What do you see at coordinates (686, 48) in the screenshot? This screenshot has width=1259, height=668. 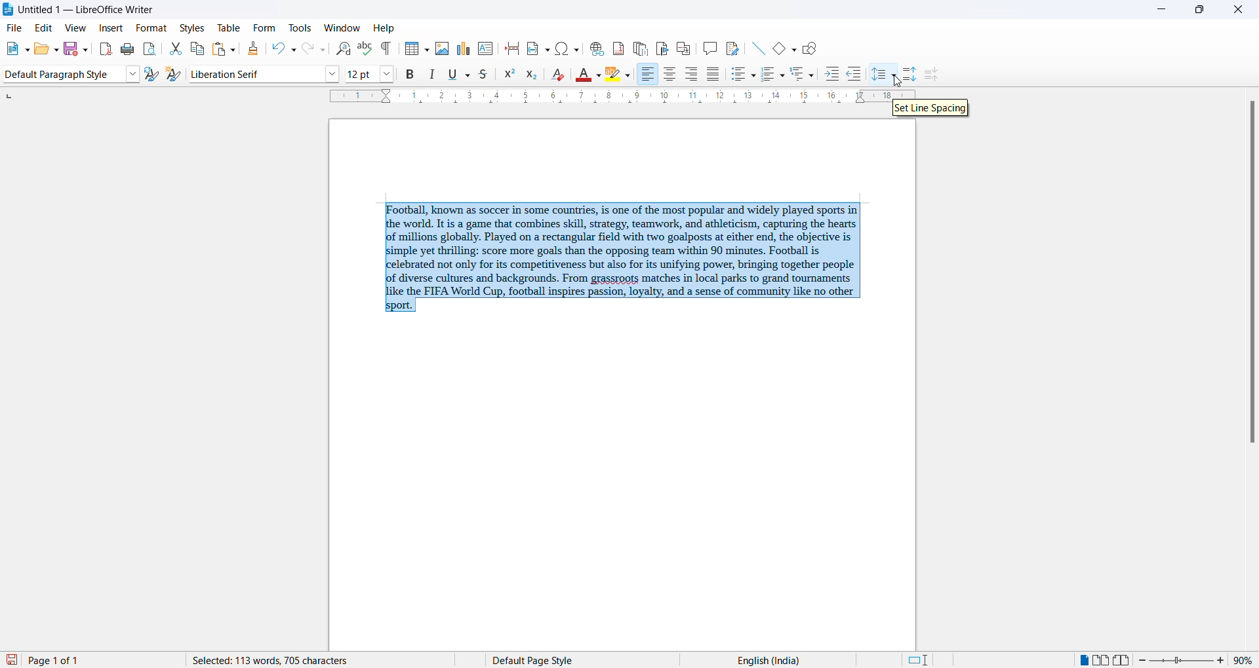 I see `insert cross-reference` at bounding box center [686, 48].